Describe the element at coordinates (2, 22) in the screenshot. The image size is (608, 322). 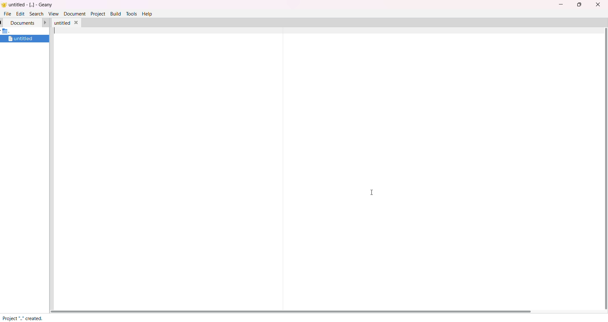
I see `back` at that location.